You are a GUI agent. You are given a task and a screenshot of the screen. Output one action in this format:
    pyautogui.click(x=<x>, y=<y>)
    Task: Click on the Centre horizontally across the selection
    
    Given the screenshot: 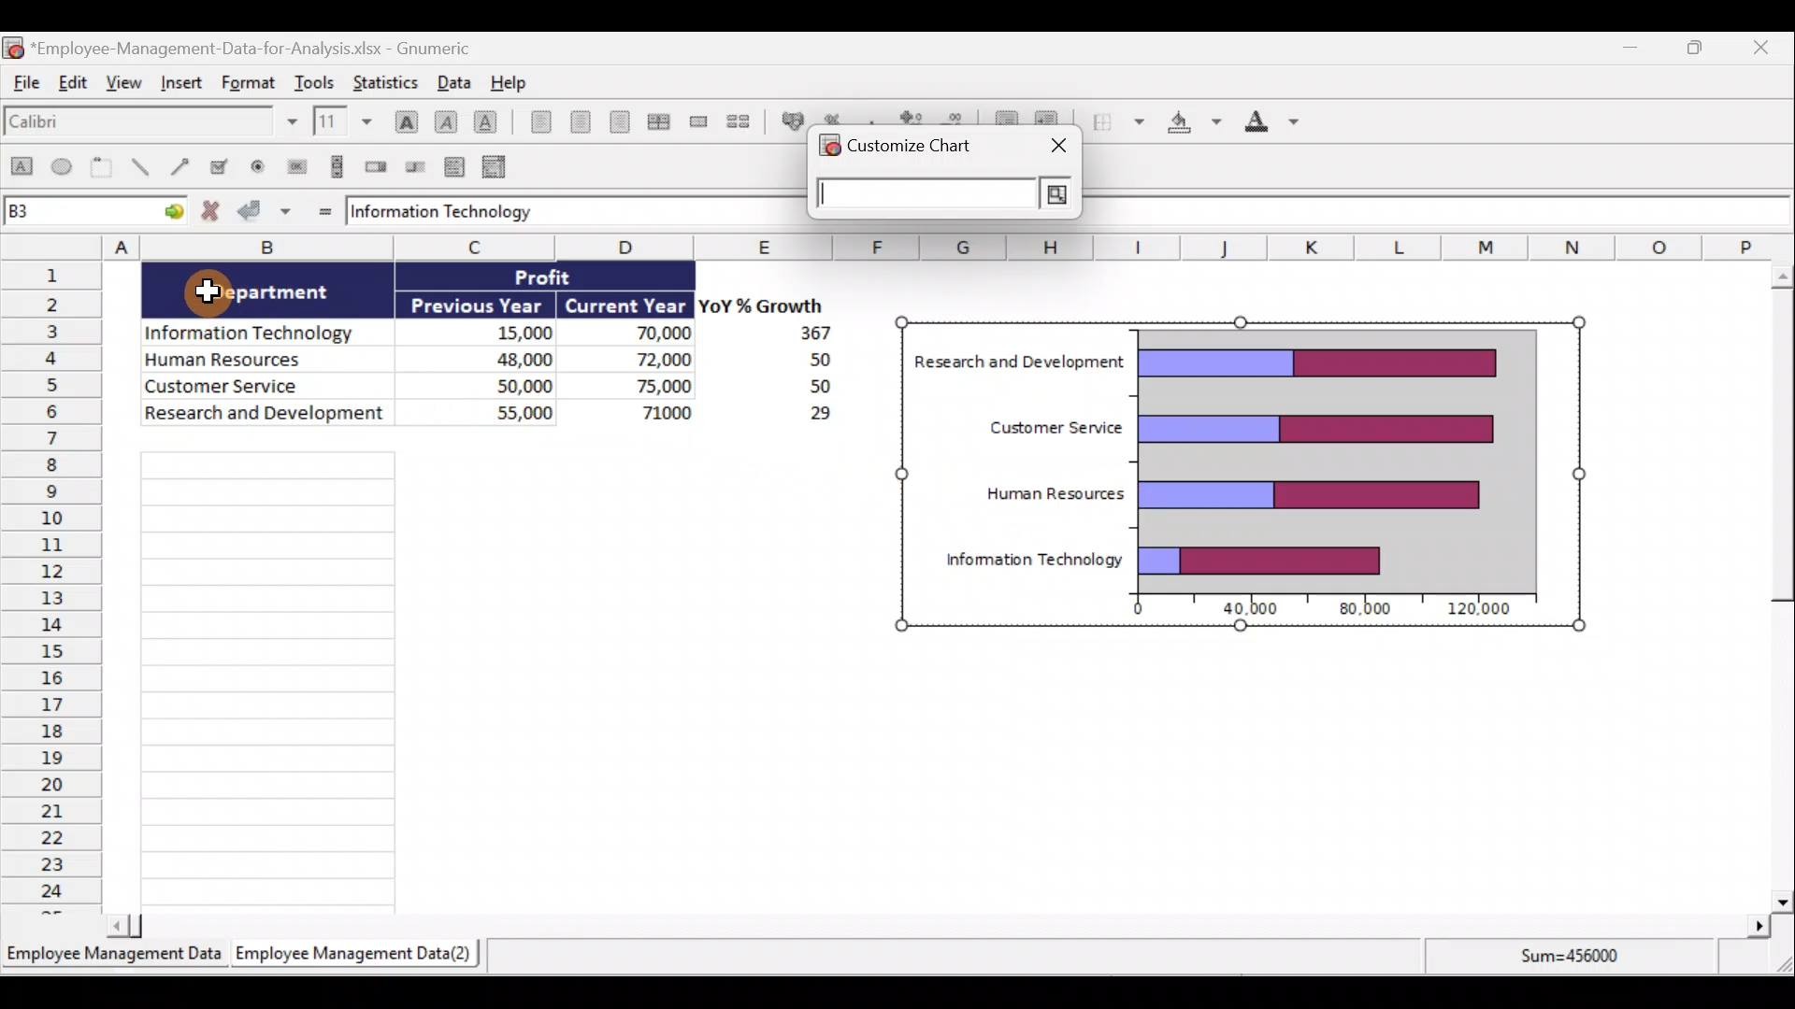 What is the action you would take?
    pyautogui.click(x=662, y=121)
    